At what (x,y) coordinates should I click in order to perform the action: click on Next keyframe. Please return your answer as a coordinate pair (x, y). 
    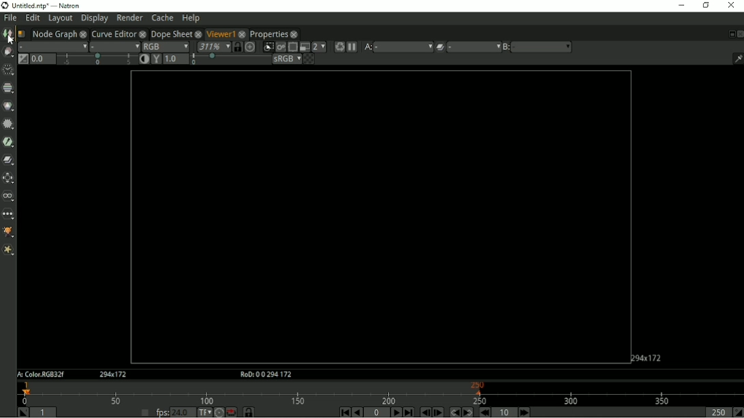
    Looking at the image, I should click on (468, 412).